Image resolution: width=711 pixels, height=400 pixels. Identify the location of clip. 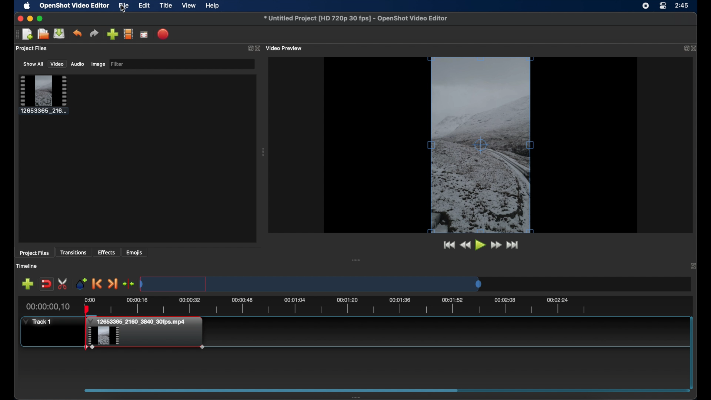
(44, 95).